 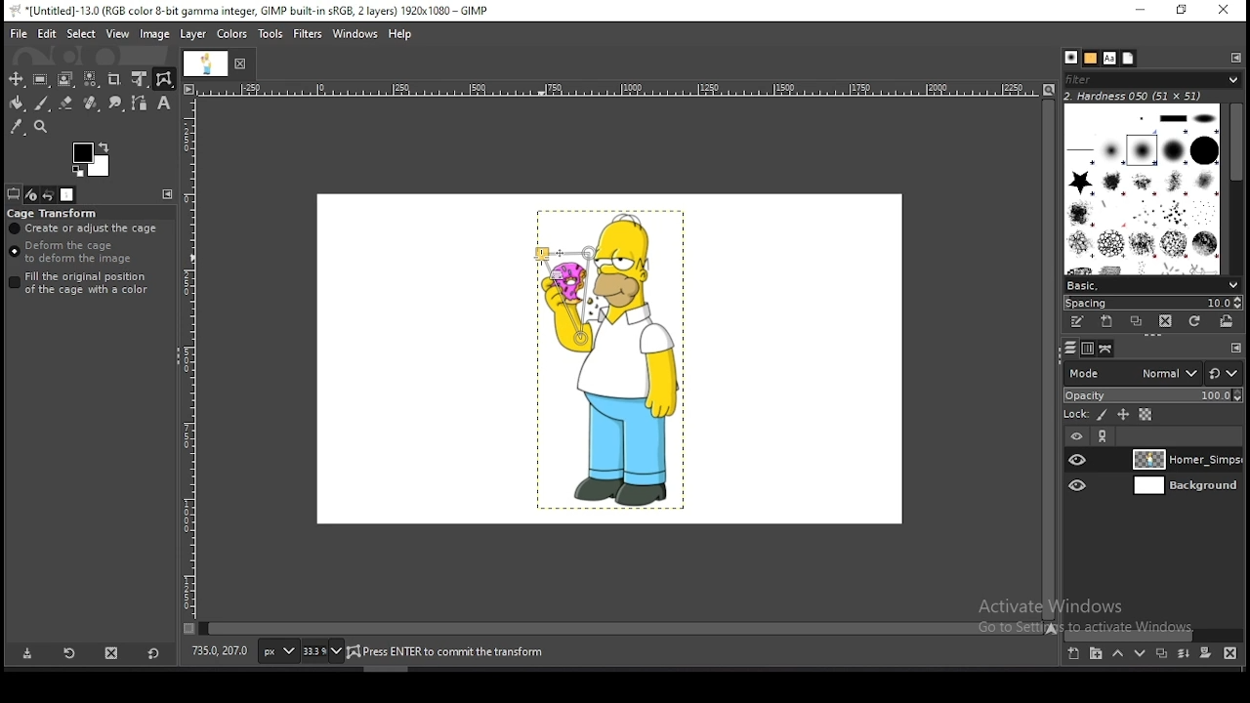 What do you see at coordinates (85, 228) in the screenshot?
I see `create or adjust cage` at bounding box center [85, 228].